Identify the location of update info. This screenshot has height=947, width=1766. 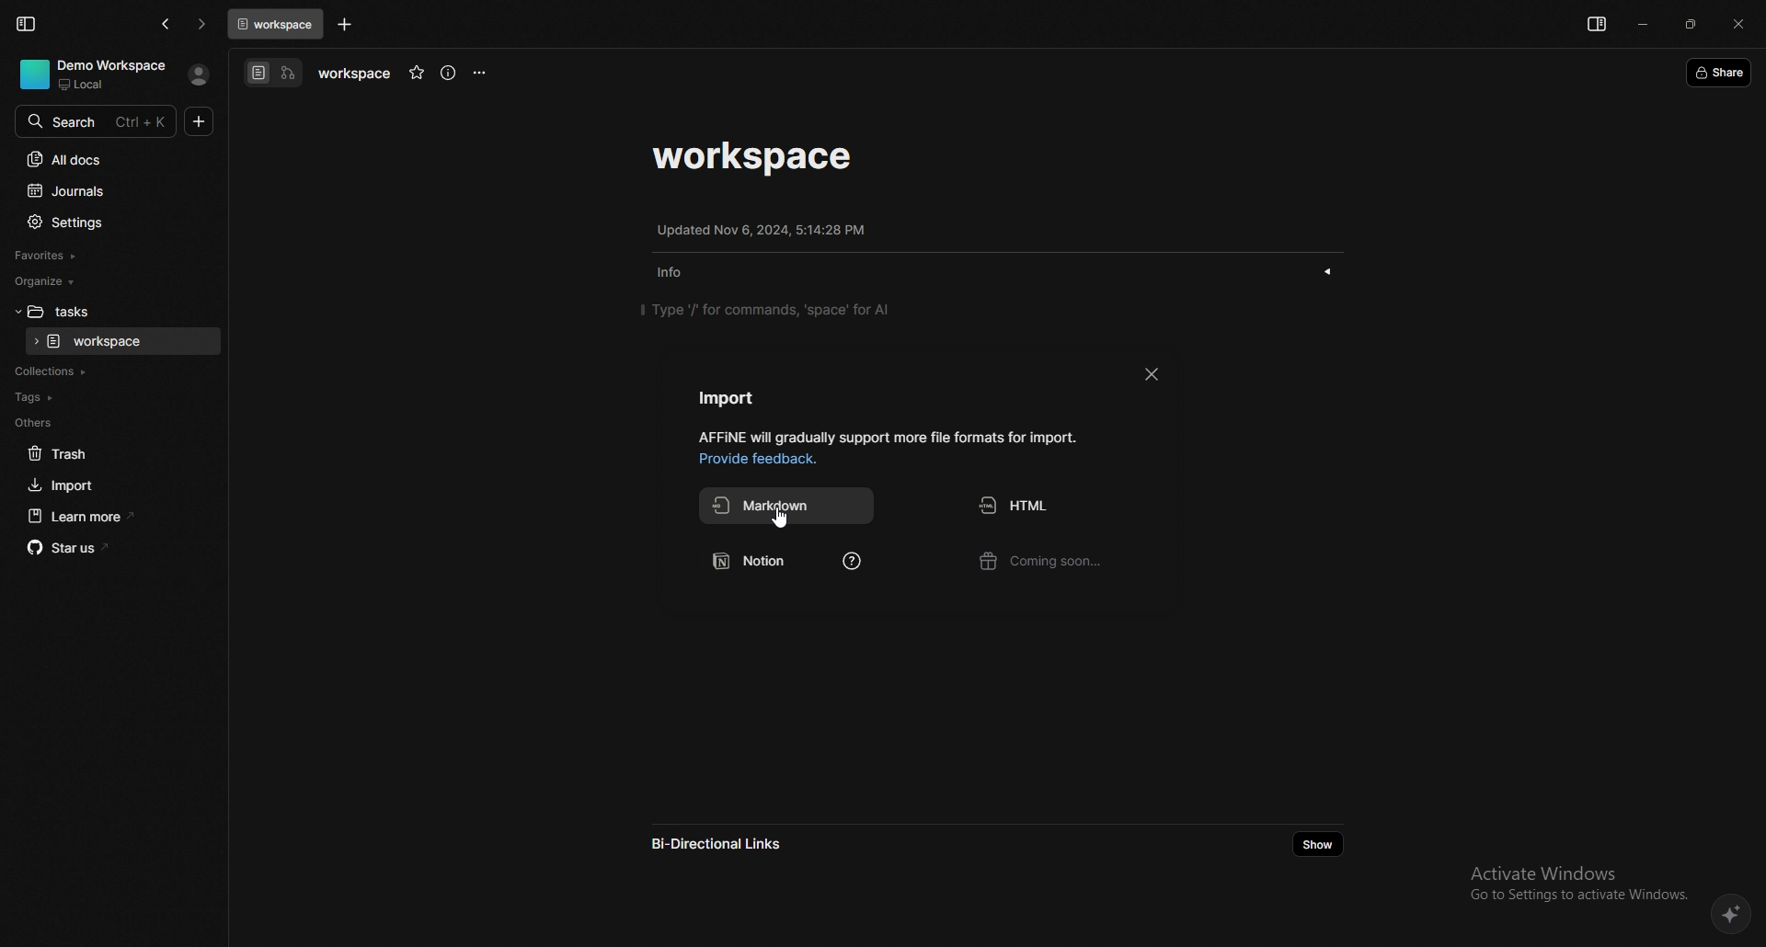
(762, 230).